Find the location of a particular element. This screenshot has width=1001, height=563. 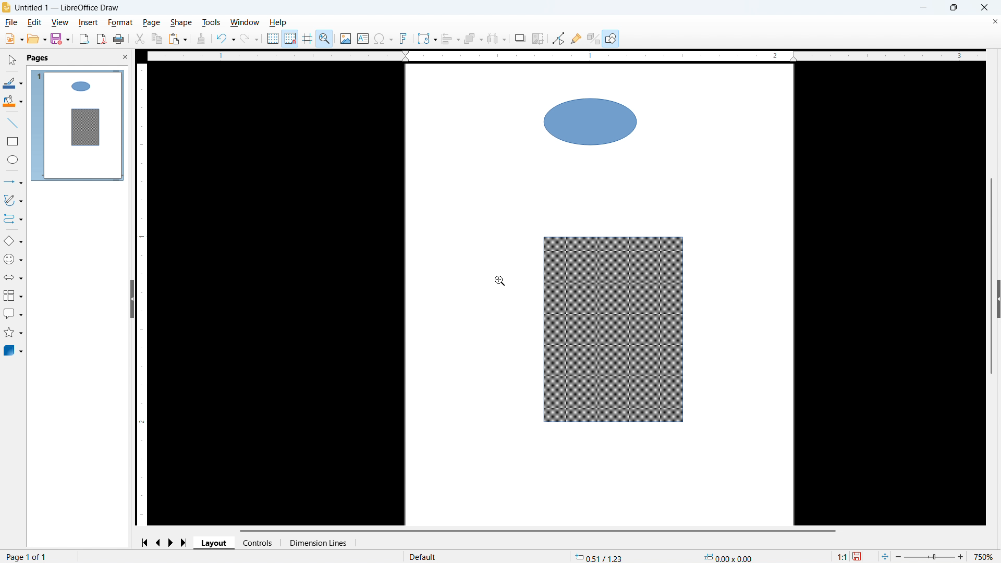

shape  is located at coordinates (181, 23).